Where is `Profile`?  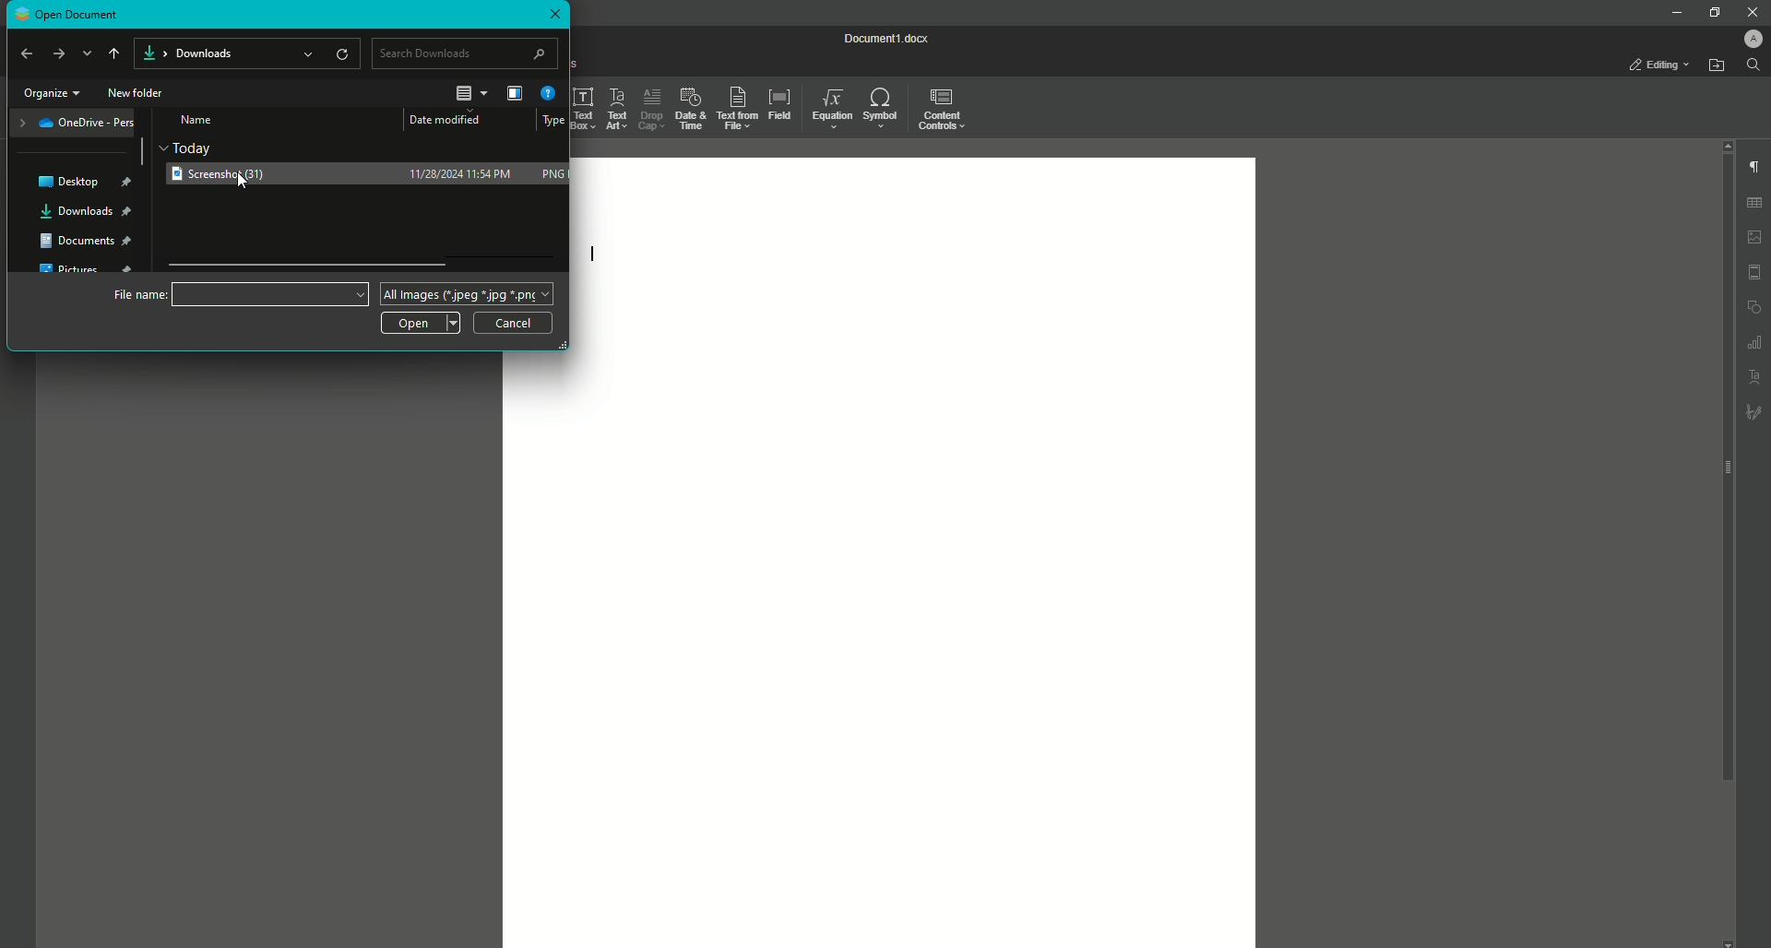
Profile is located at coordinates (1752, 38).